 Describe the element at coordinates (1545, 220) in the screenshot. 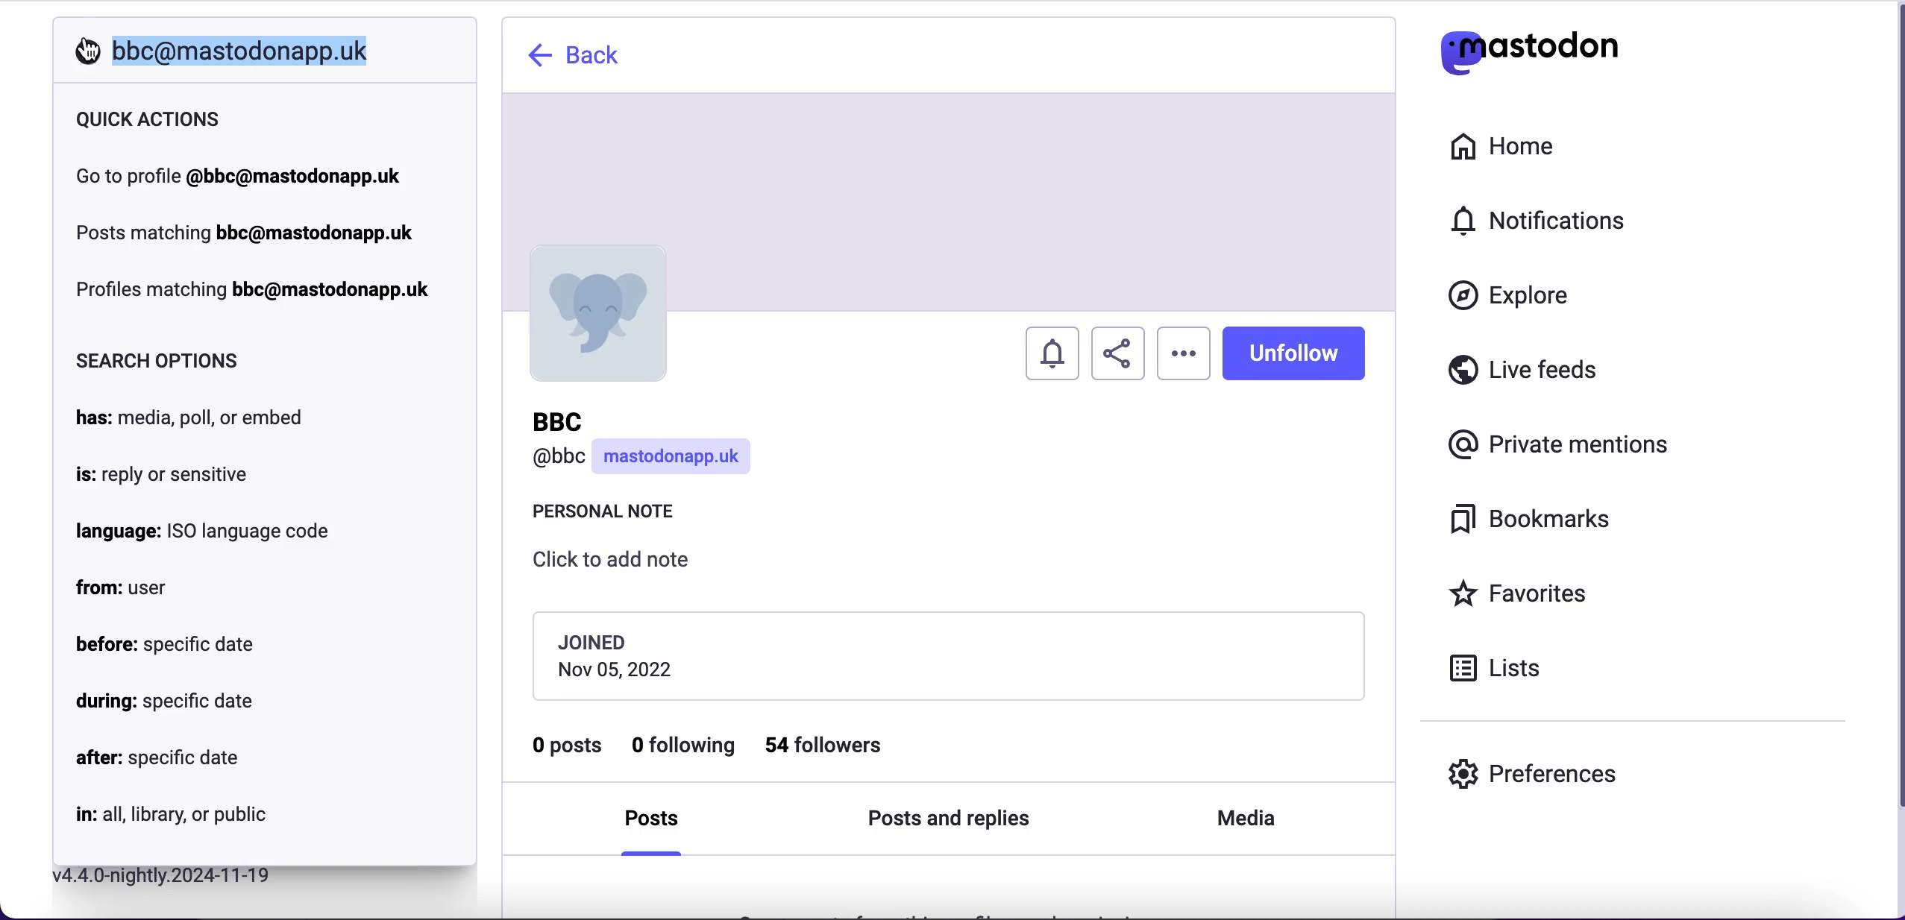

I see `notifications` at that location.